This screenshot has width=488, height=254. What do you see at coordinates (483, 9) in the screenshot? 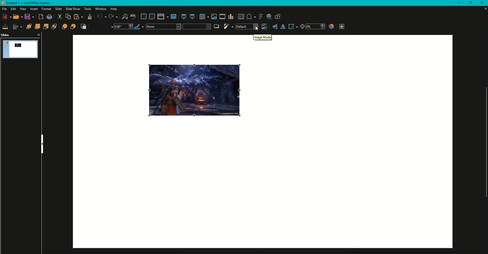
I see `Close sheet` at bounding box center [483, 9].